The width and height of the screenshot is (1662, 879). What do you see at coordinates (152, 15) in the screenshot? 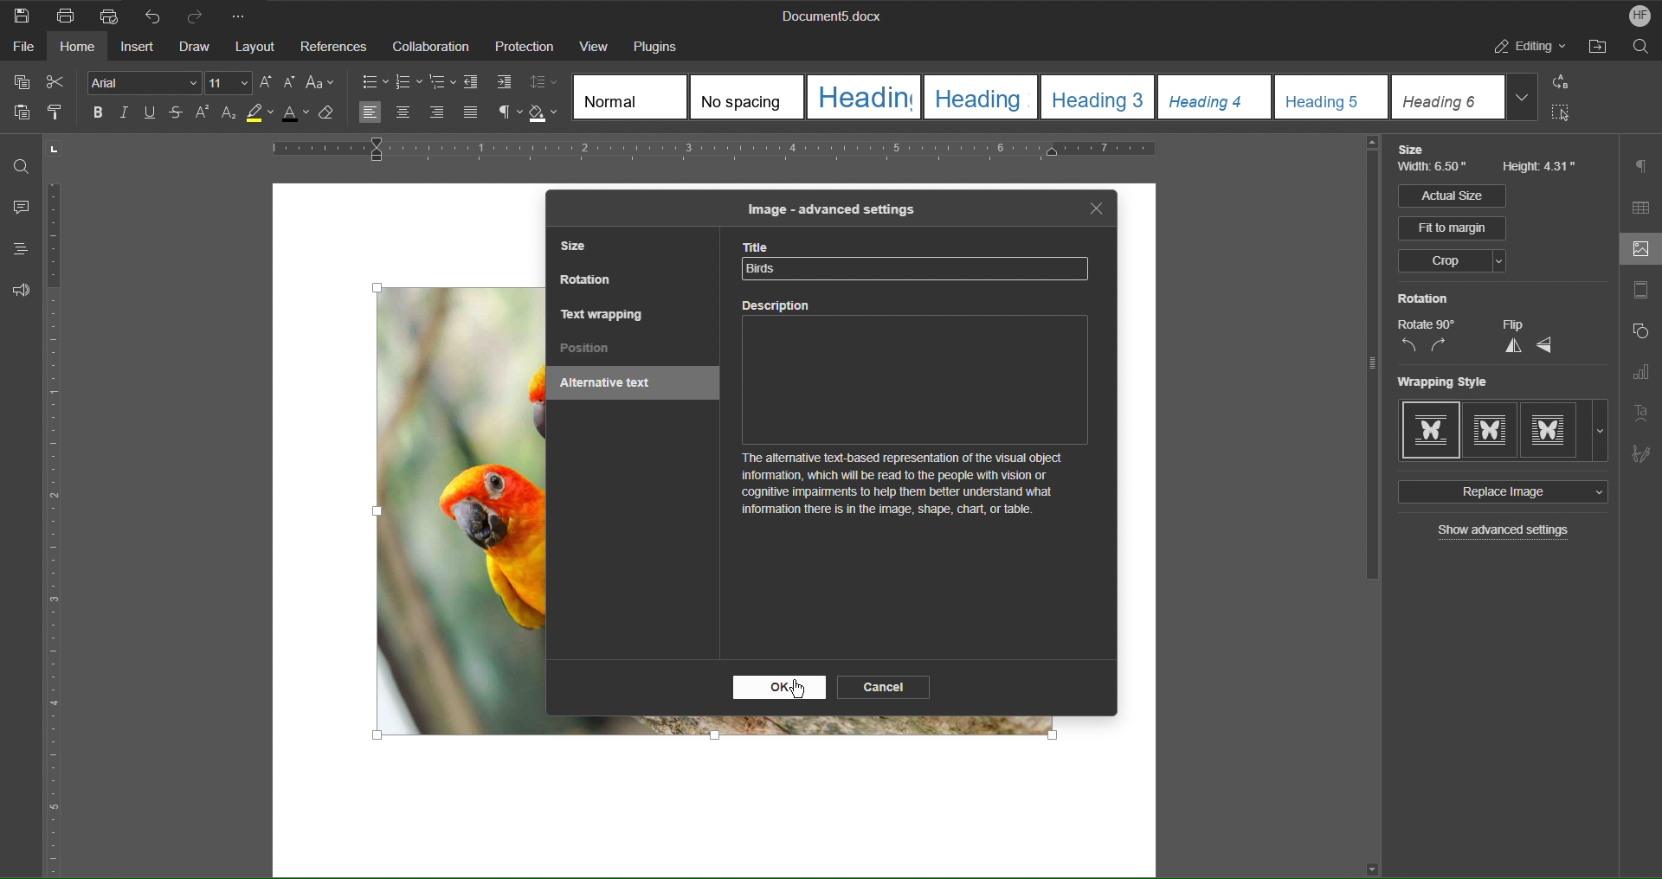
I see `Undo` at bounding box center [152, 15].